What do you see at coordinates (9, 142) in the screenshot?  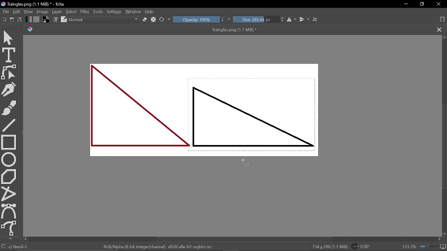 I see `rectangle tool` at bounding box center [9, 142].